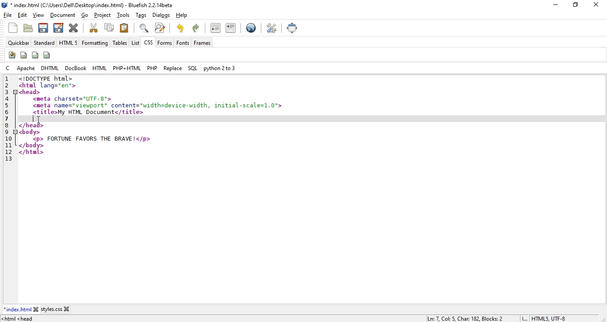  What do you see at coordinates (216, 27) in the screenshot?
I see `unindent` at bounding box center [216, 27].